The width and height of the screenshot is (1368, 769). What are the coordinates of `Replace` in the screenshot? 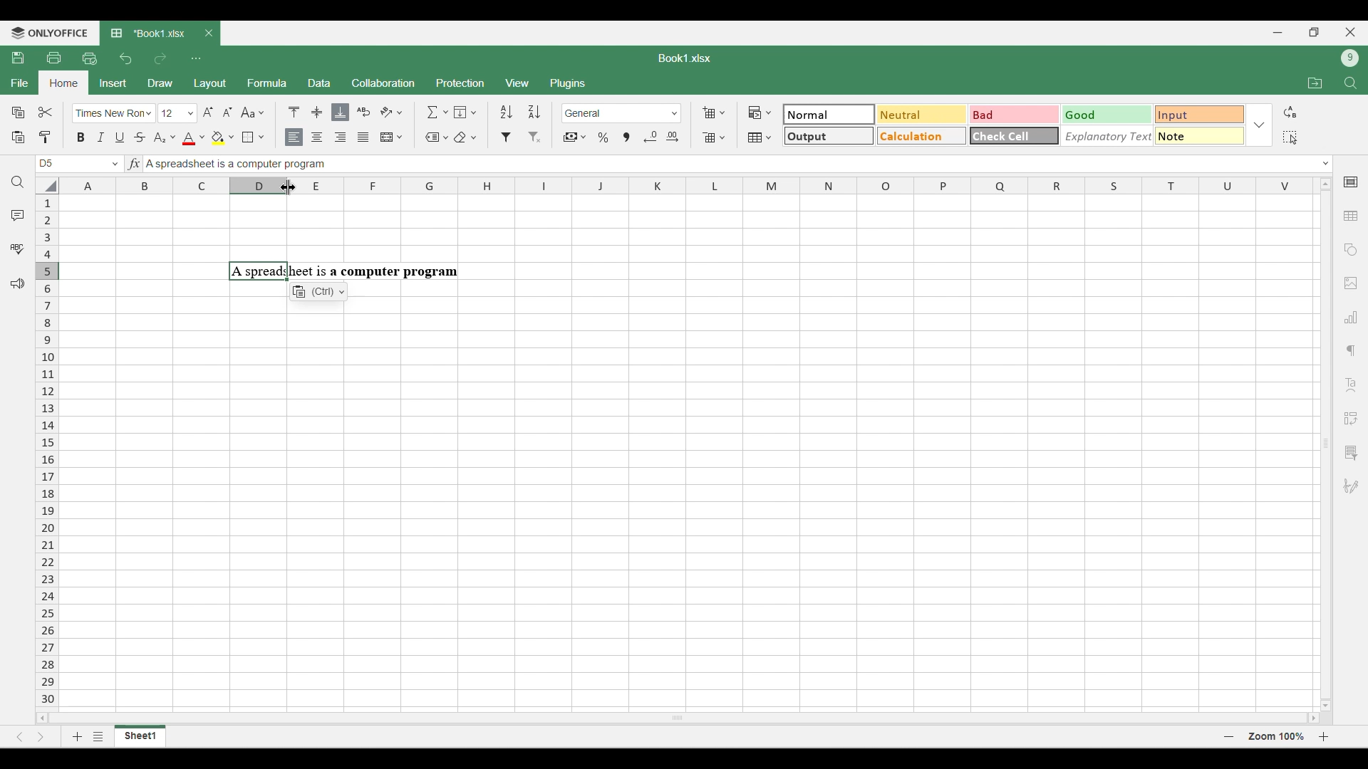 It's located at (1290, 112).